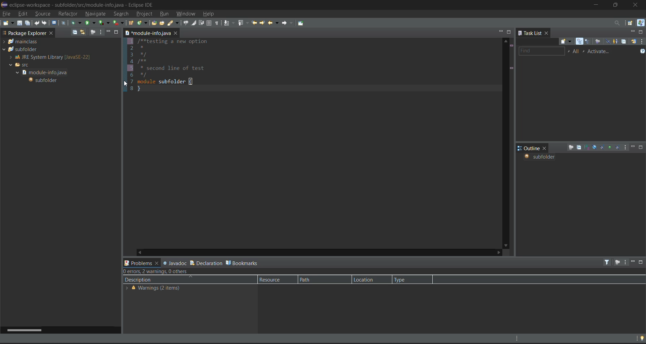 The height and width of the screenshot is (344, 646). What do you see at coordinates (20, 49) in the screenshot?
I see `subfolder` at bounding box center [20, 49].